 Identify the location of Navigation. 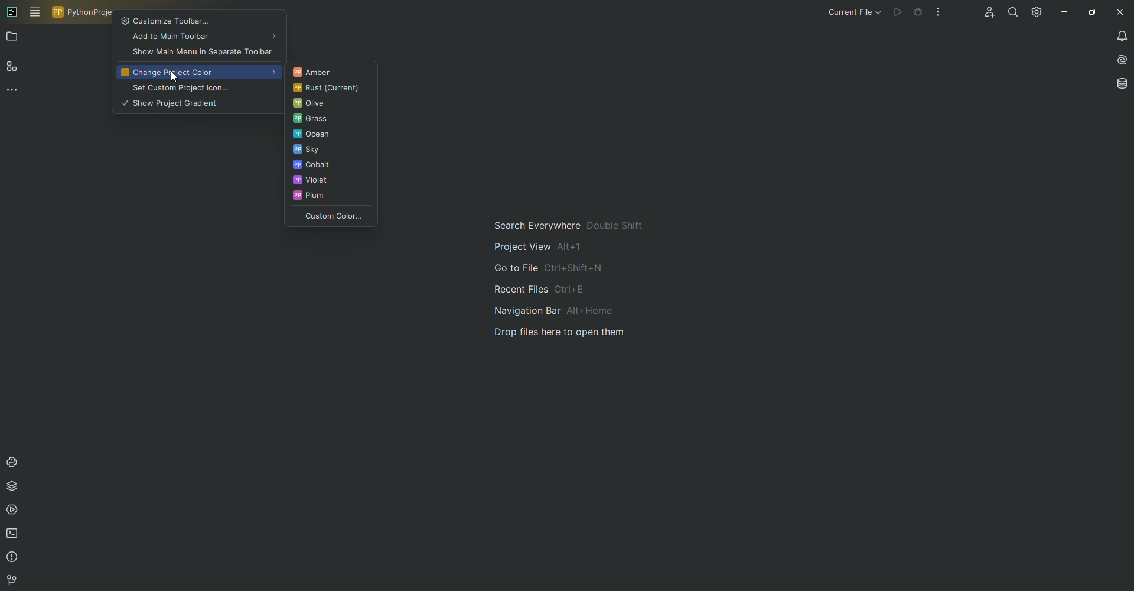
(576, 279).